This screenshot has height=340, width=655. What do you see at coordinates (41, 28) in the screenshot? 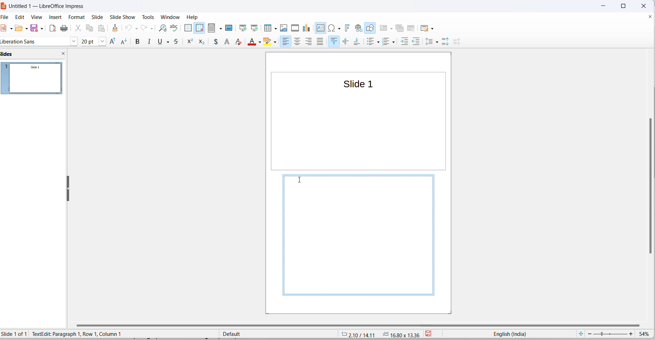
I see `save options` at bounding box center [41, 28].